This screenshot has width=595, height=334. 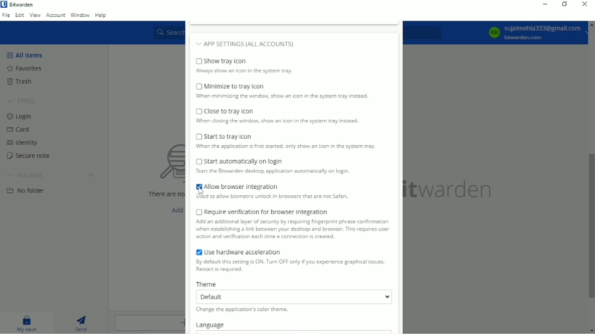 What do you see at coordinates (236, 186) in the screenshot?
I see `Allow browser integration` at bounding box center [236, 186].